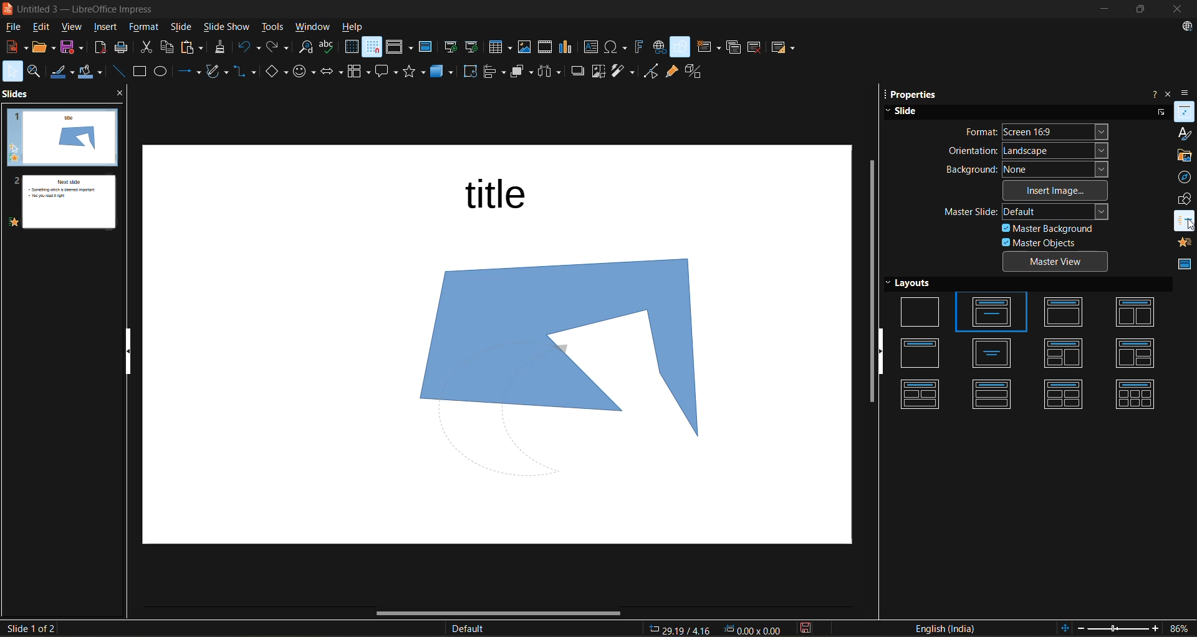 The image size is (1197, 637). I want to click on line color, so click(64, 73).